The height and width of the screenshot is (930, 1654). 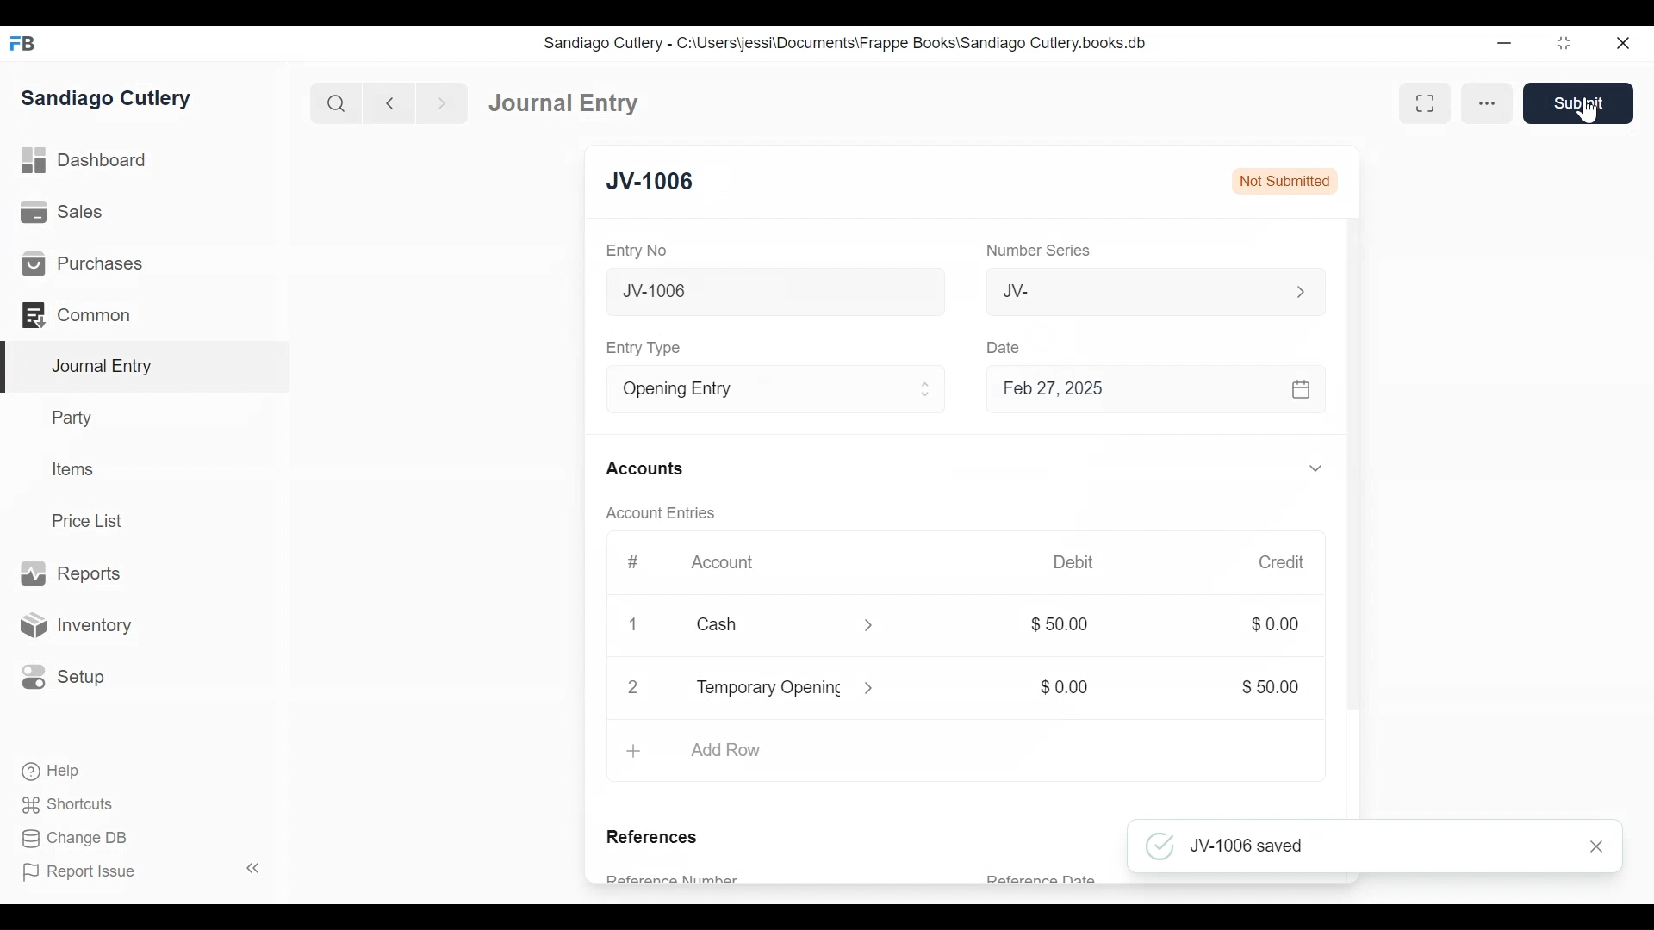 I want to click on + Add Row, so click(x=700, y=751).